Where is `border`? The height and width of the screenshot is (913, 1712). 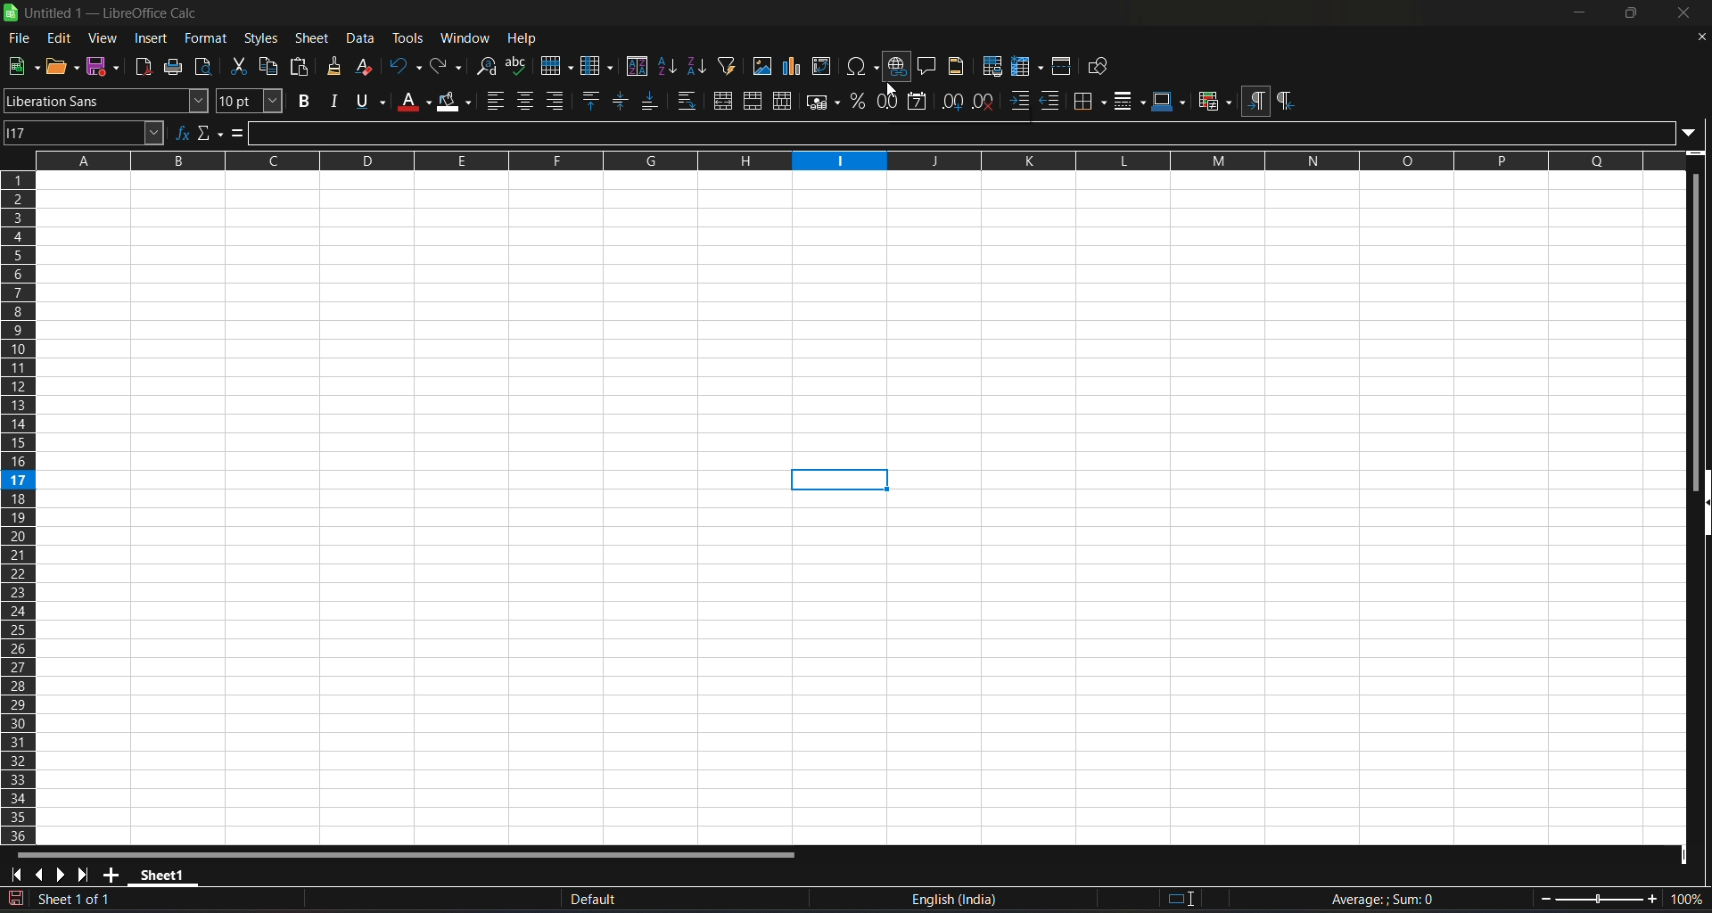 border is located at coordinates (1091, 101).